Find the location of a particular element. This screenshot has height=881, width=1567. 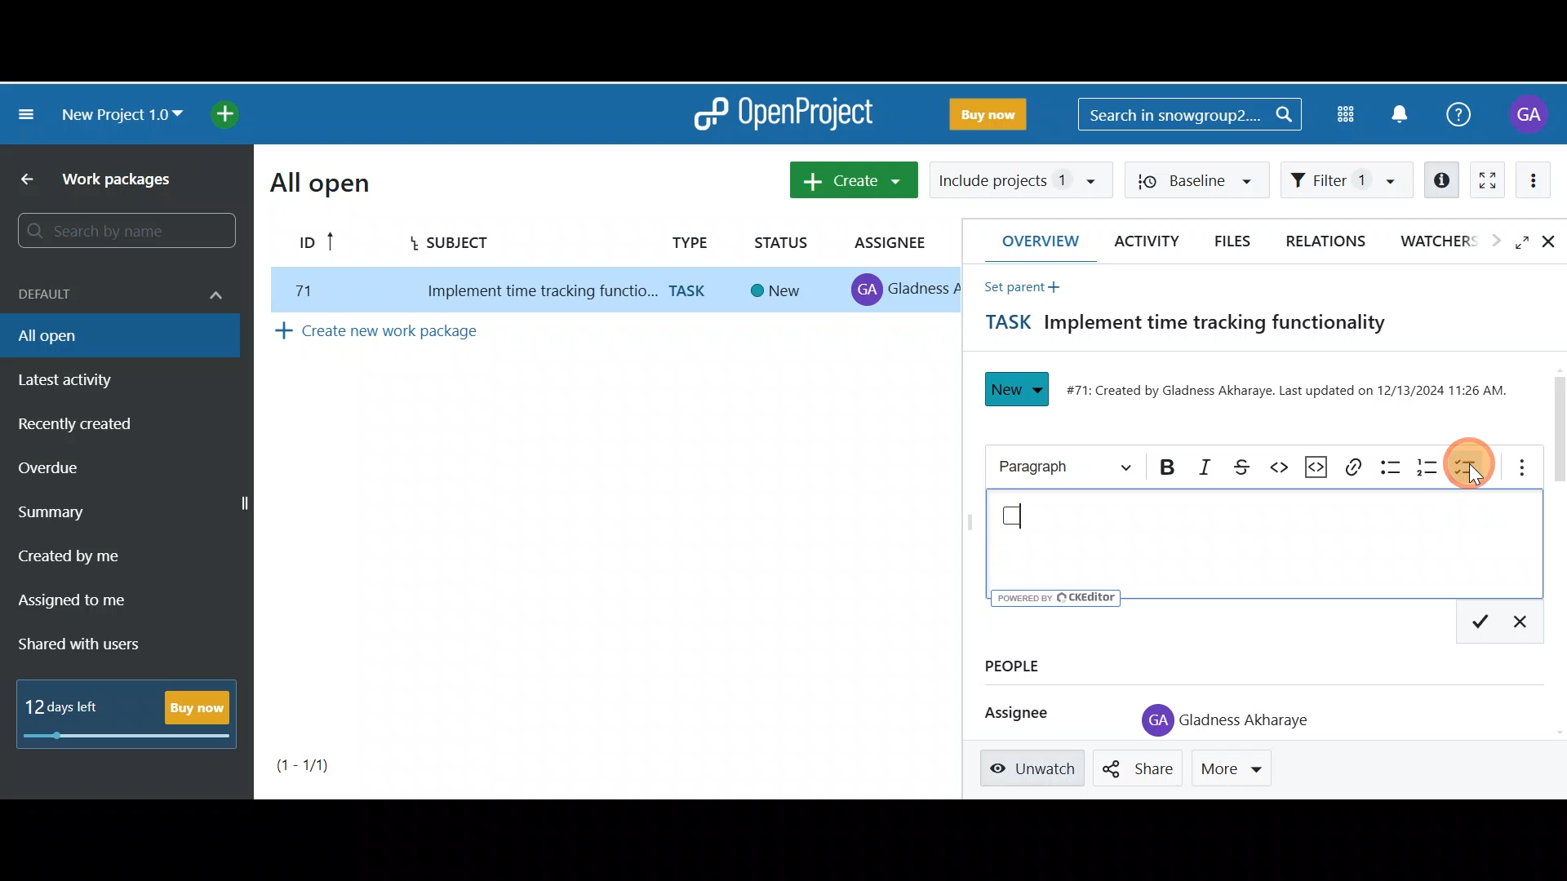

To-do list is located at coordinates (1470, 465).